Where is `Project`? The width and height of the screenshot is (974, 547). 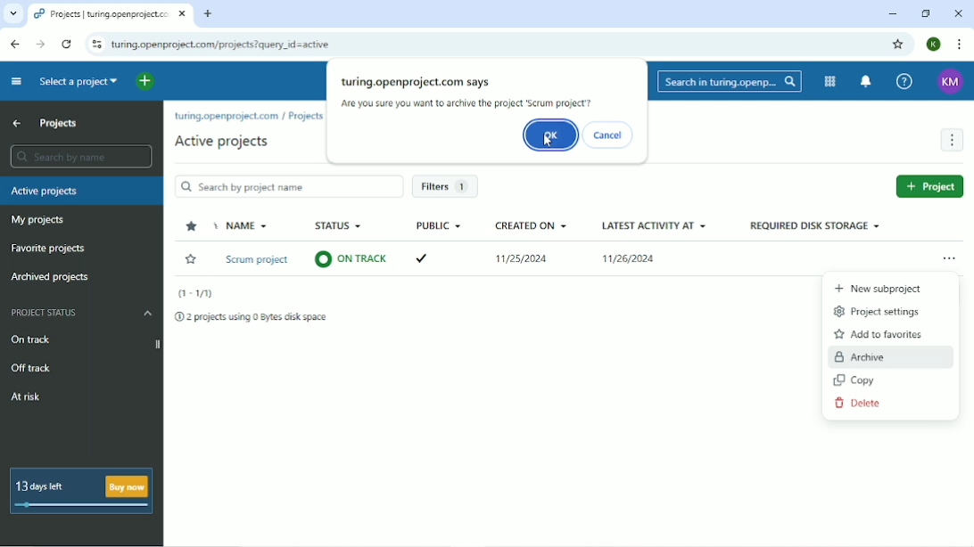
Project is located at coordinates (929, 185).